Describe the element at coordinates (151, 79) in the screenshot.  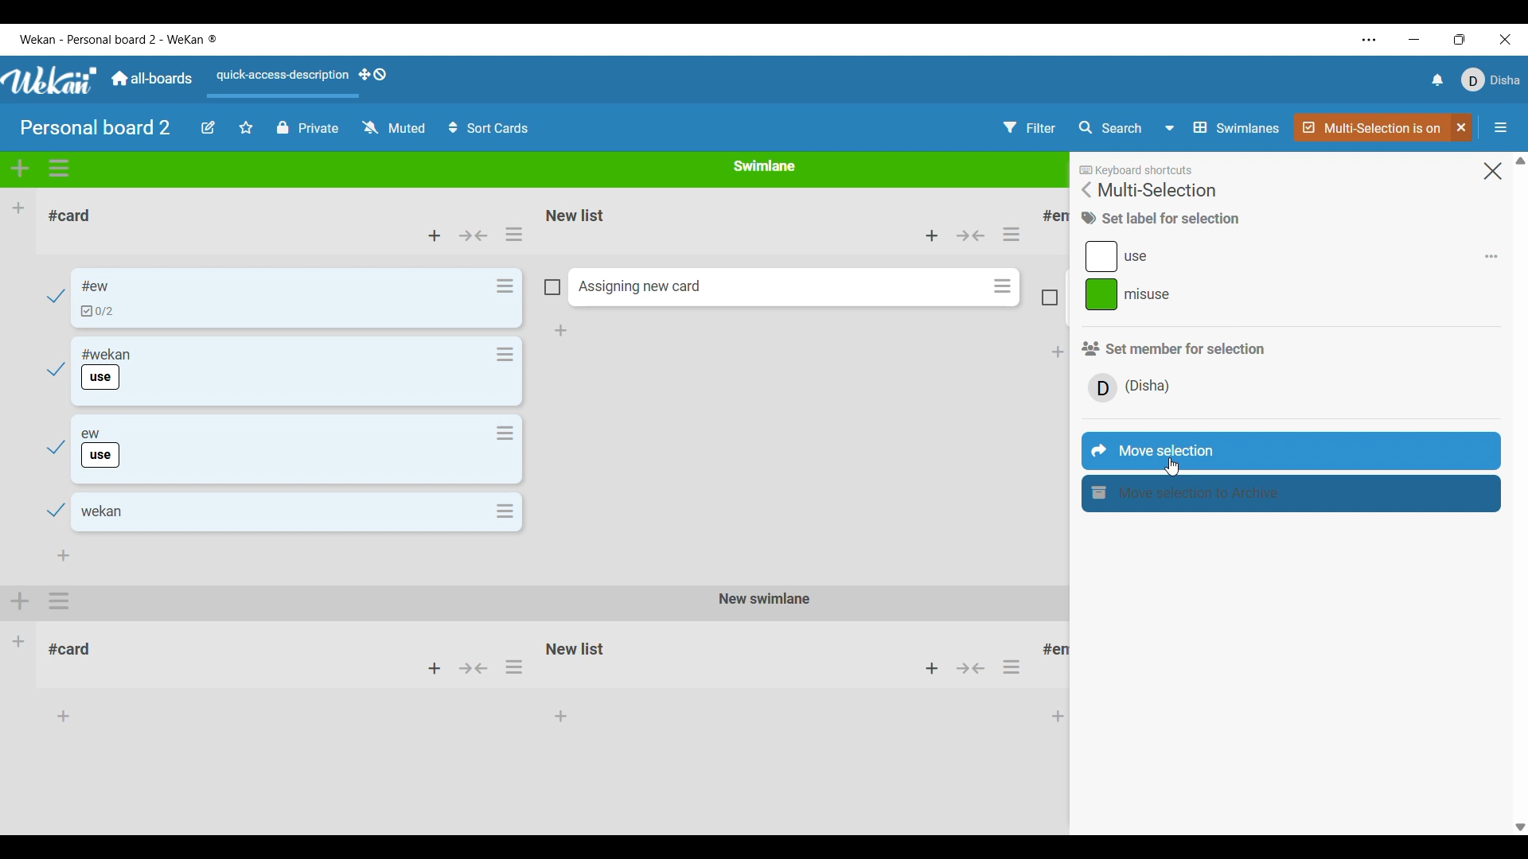
I see `Go to main dashboard` at that location.